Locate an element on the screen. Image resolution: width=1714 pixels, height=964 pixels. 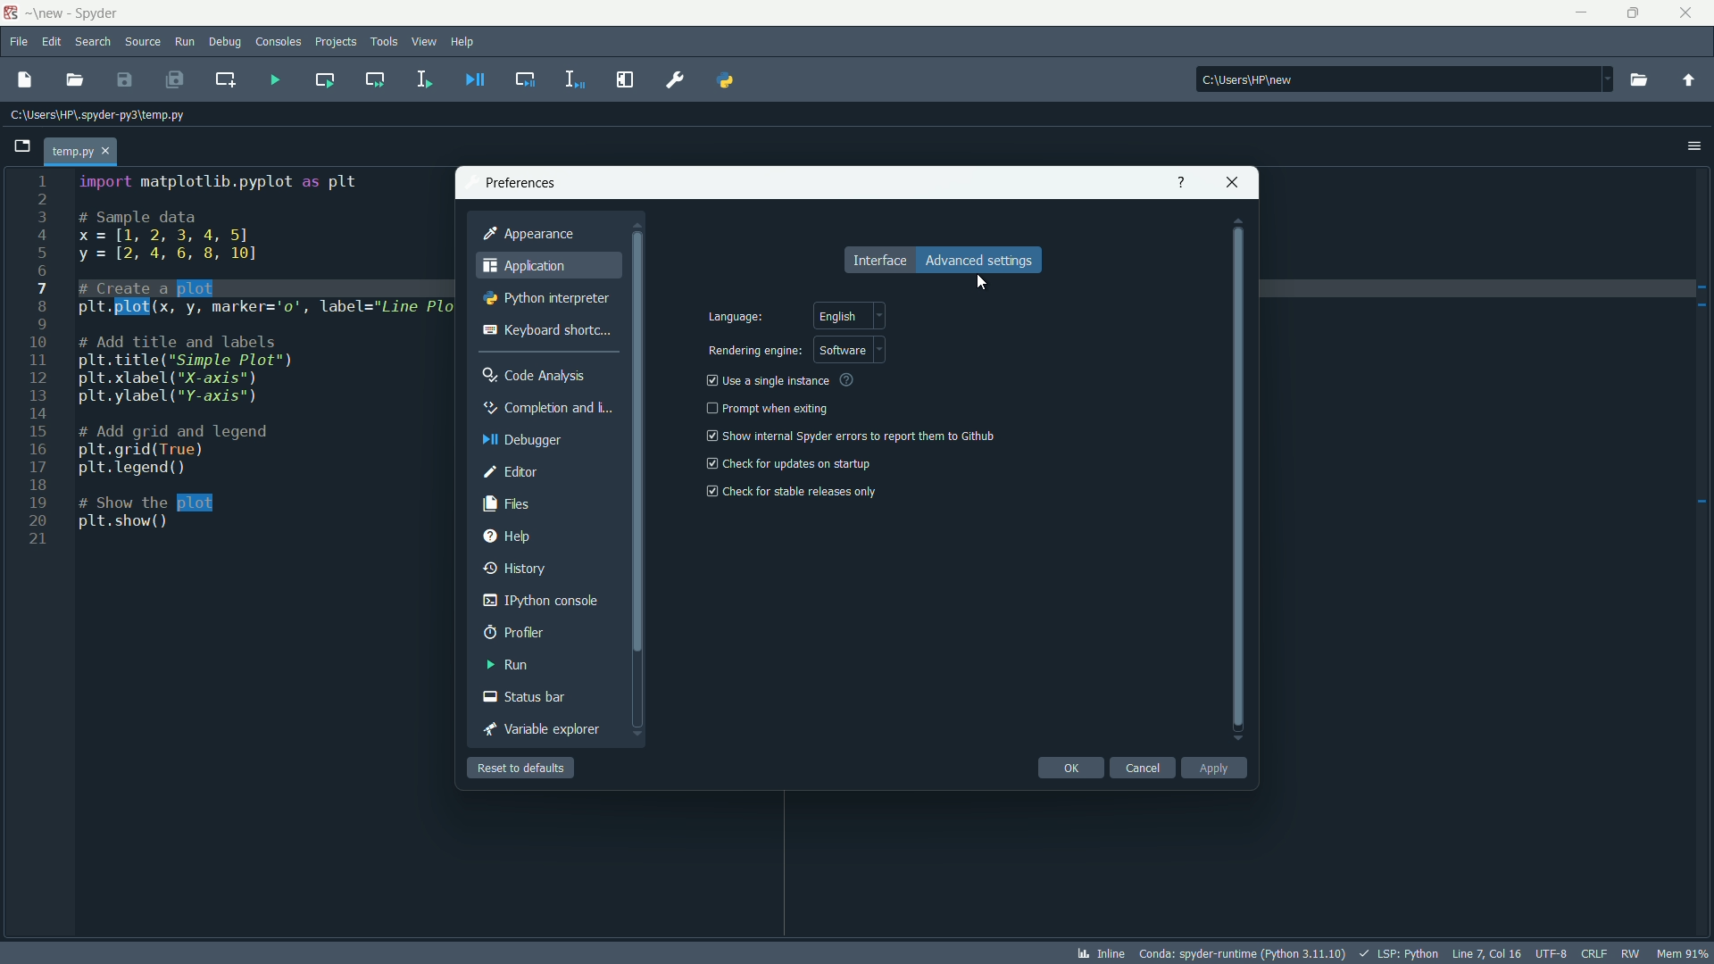
prompt when exiting is located at coordinates (777, 408).